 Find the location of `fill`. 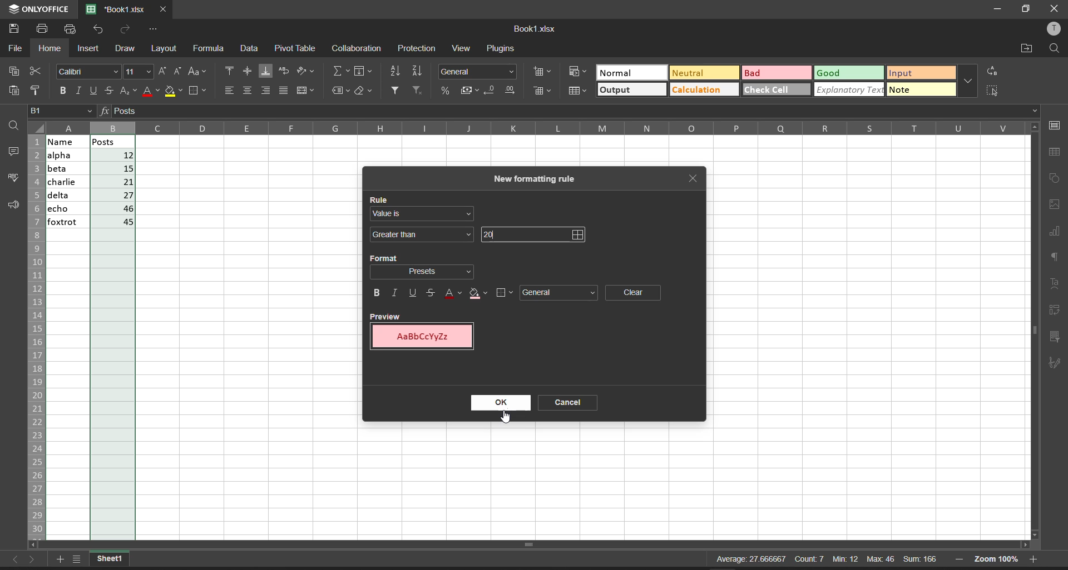

fill is located at coordinates (363, 71).